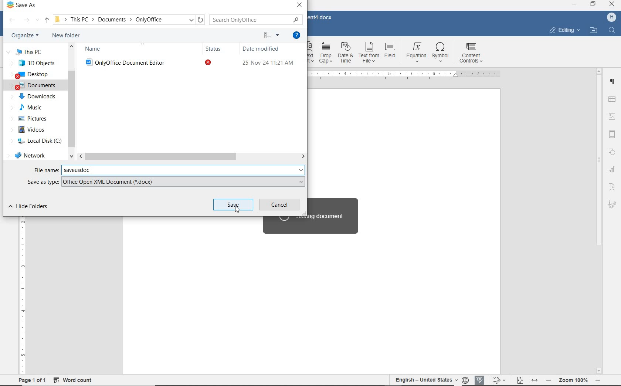 The image size is (621, 386). I want to click on VIDEOS, so click(28, 129).